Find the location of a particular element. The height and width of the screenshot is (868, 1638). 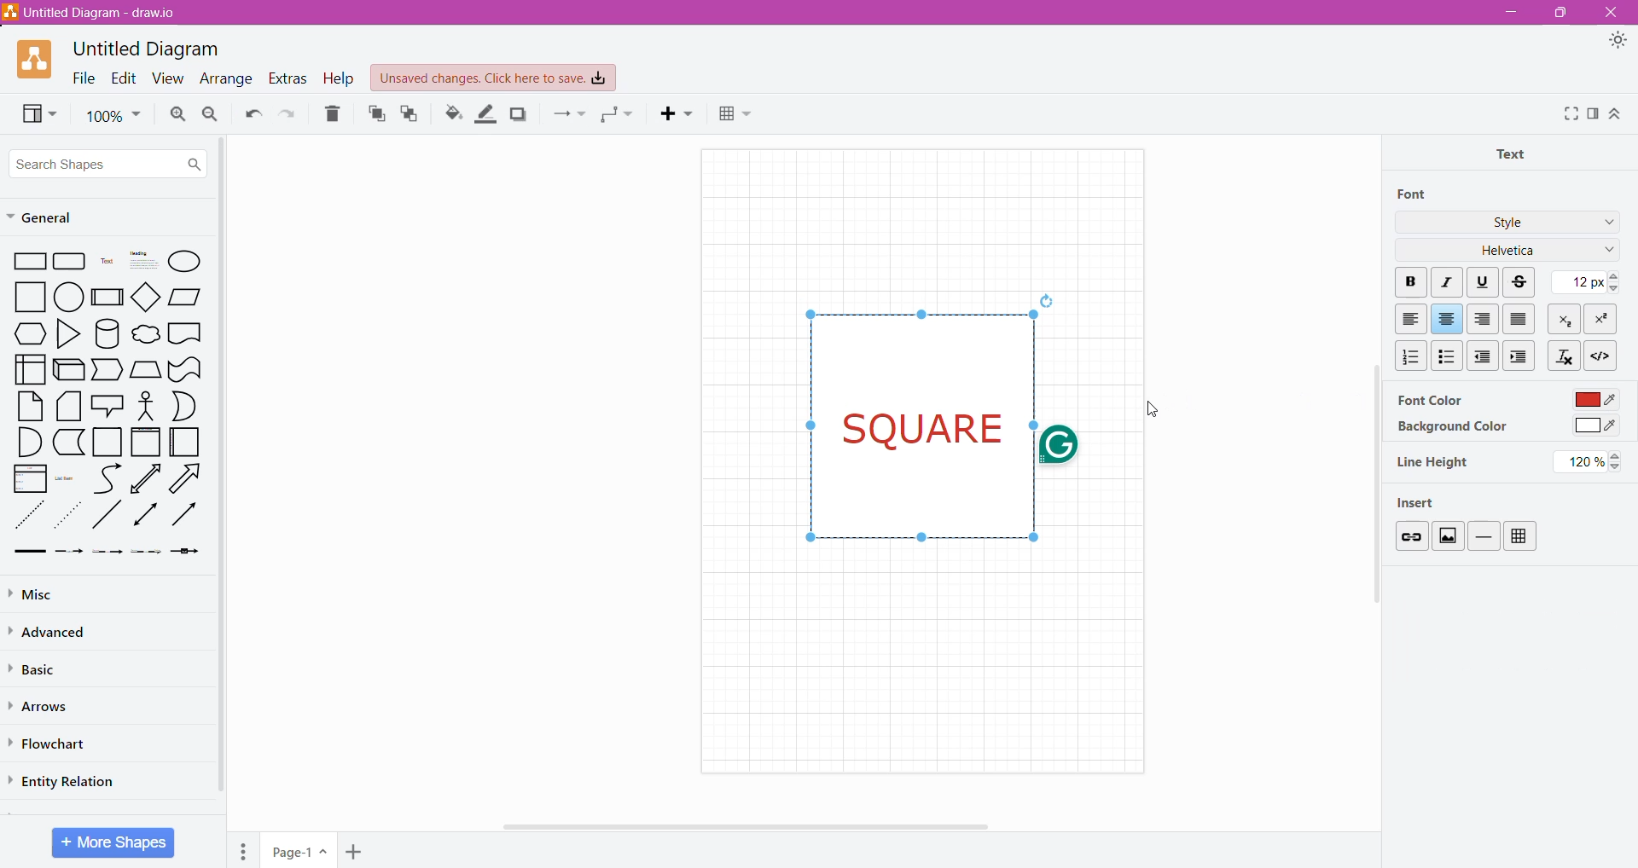

Left is located at coordinates (1410, 319).